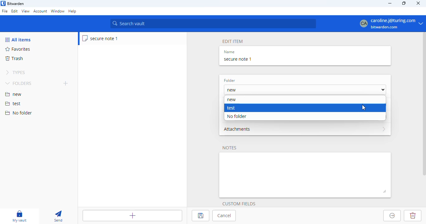  What do you see at coordinates (238, 59) in the screenshot?
I see `secure note 1` at bounding box center [238, 59].